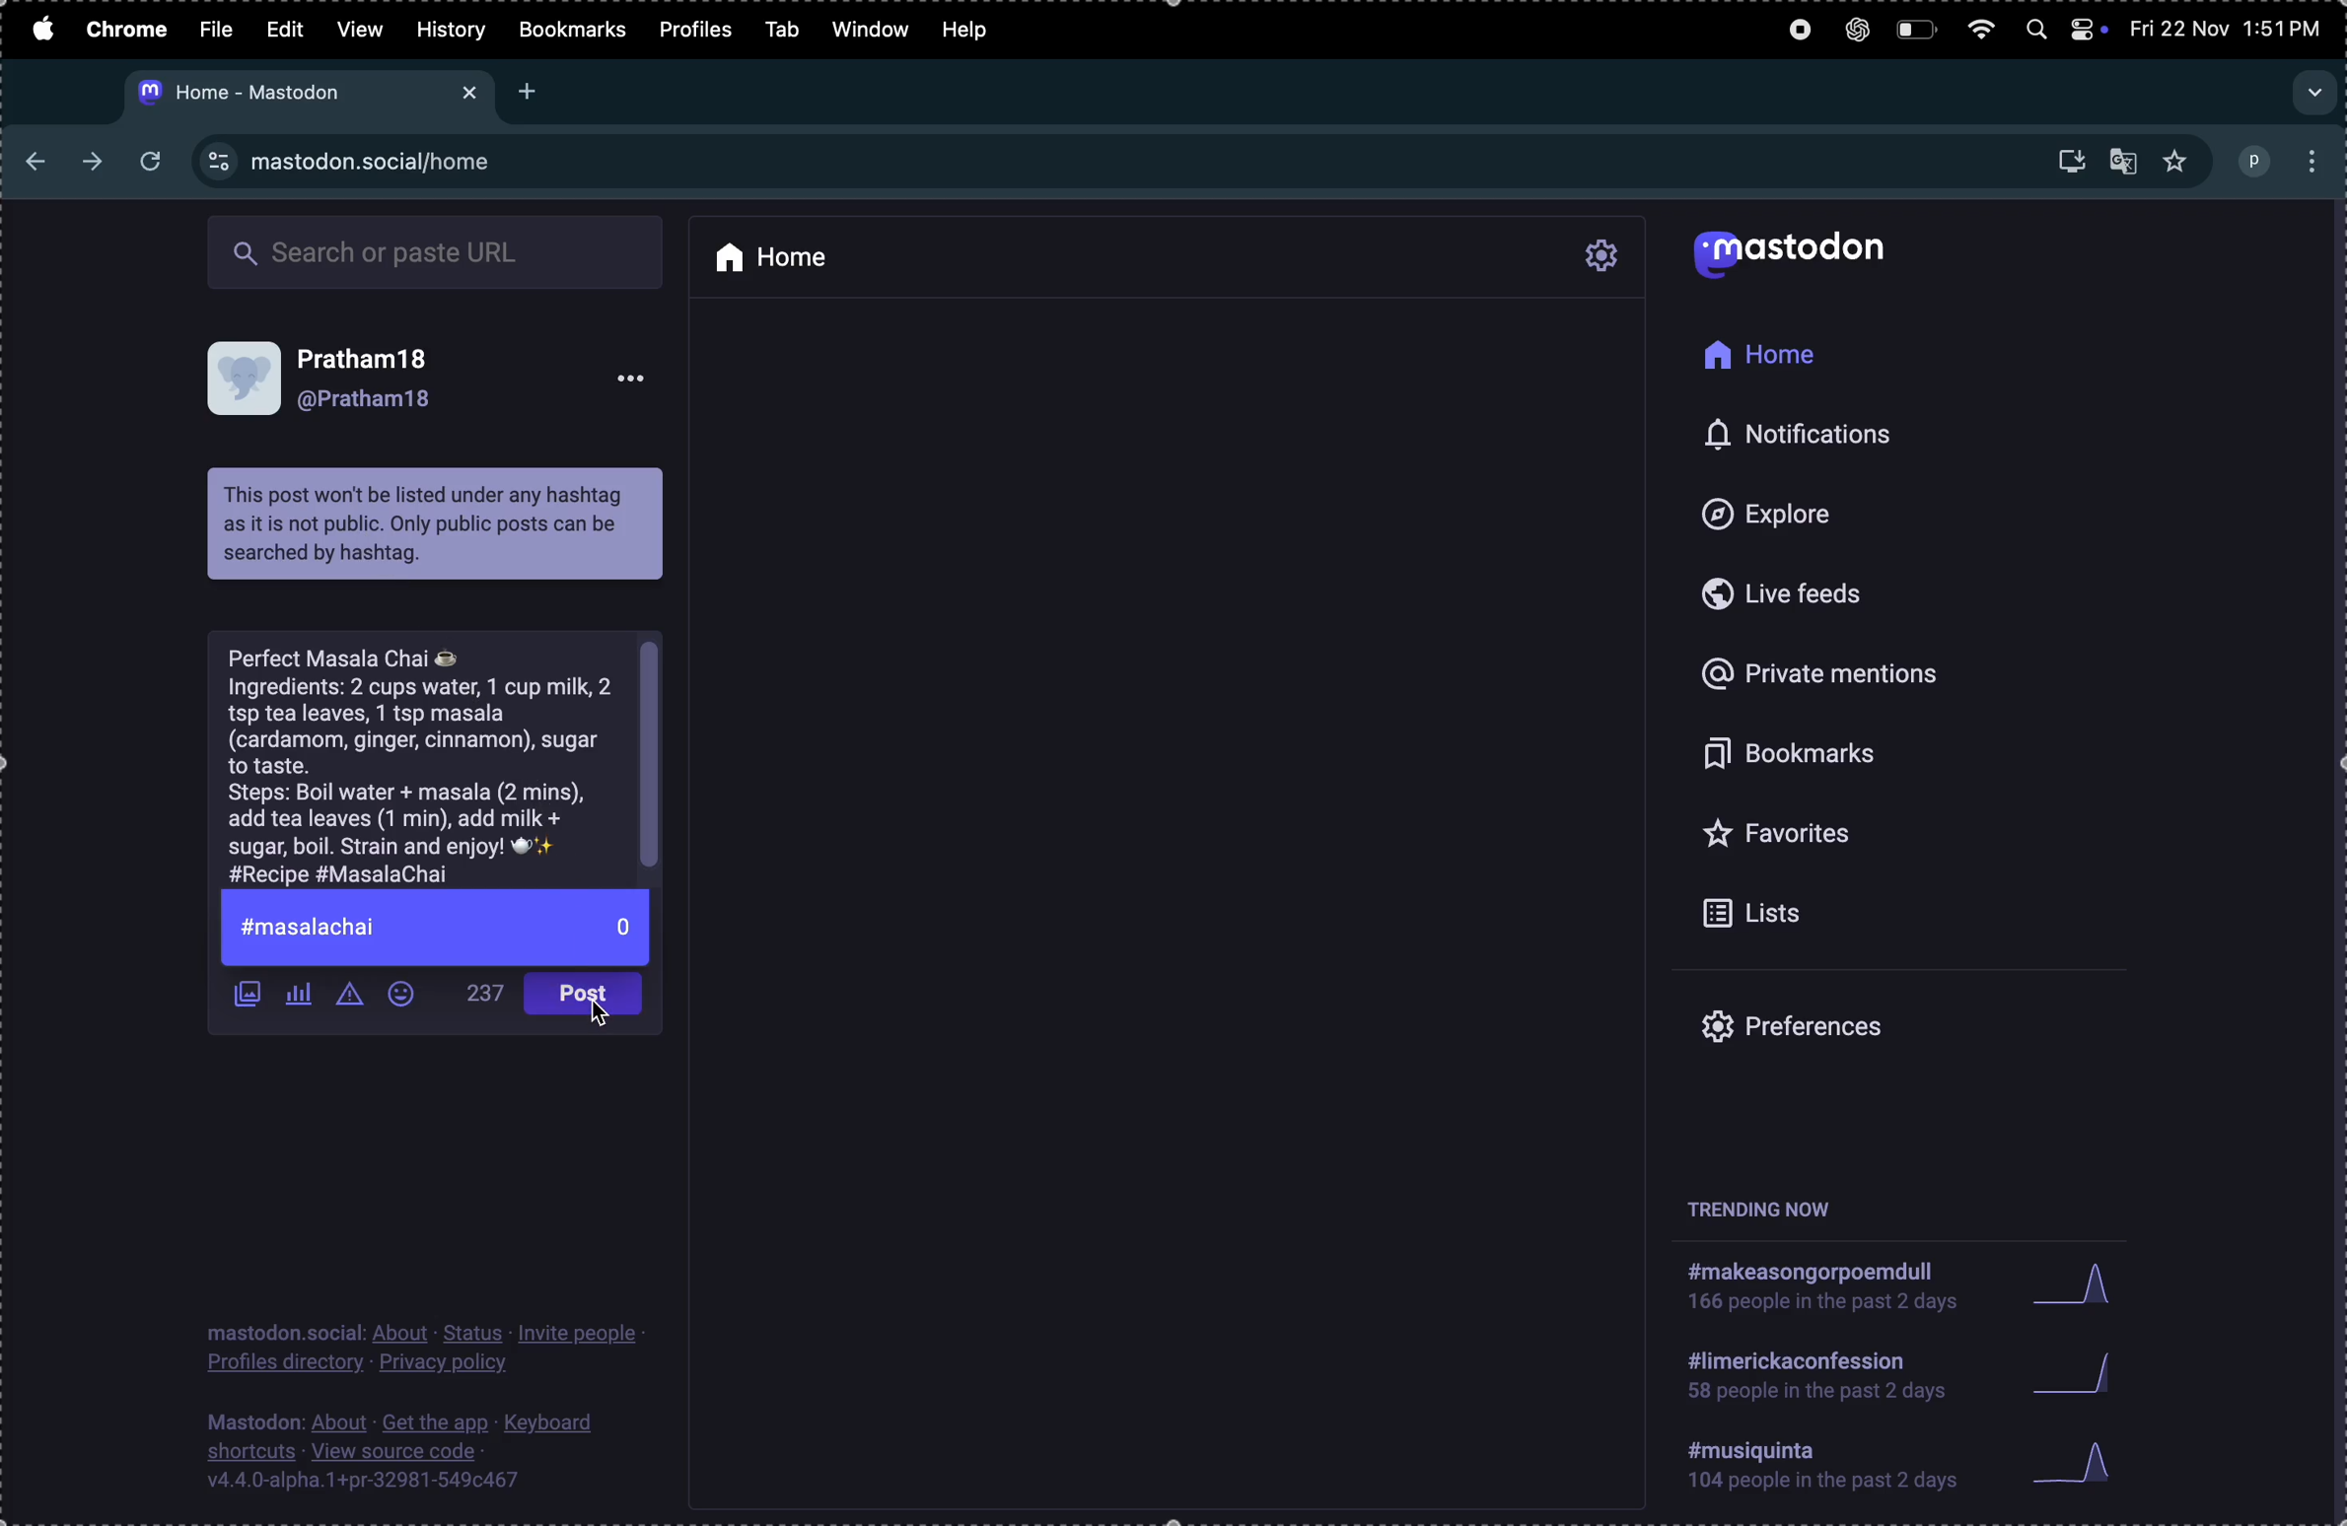 The height and width of the screenshot is (1526, 2347). I want to click on hashtag, so click(436, 929).